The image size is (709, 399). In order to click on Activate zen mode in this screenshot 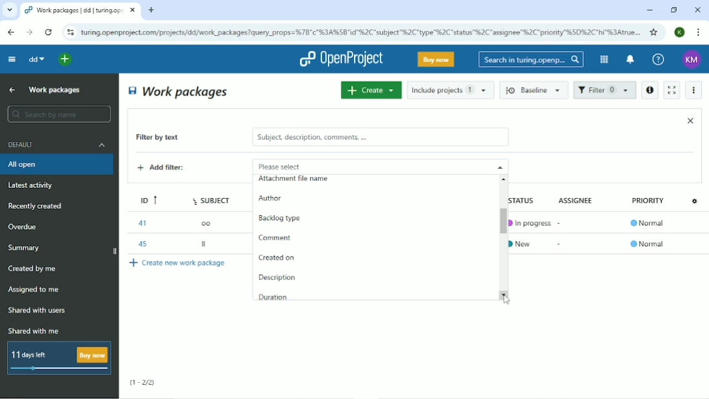, I will do `click(671, 90)`.